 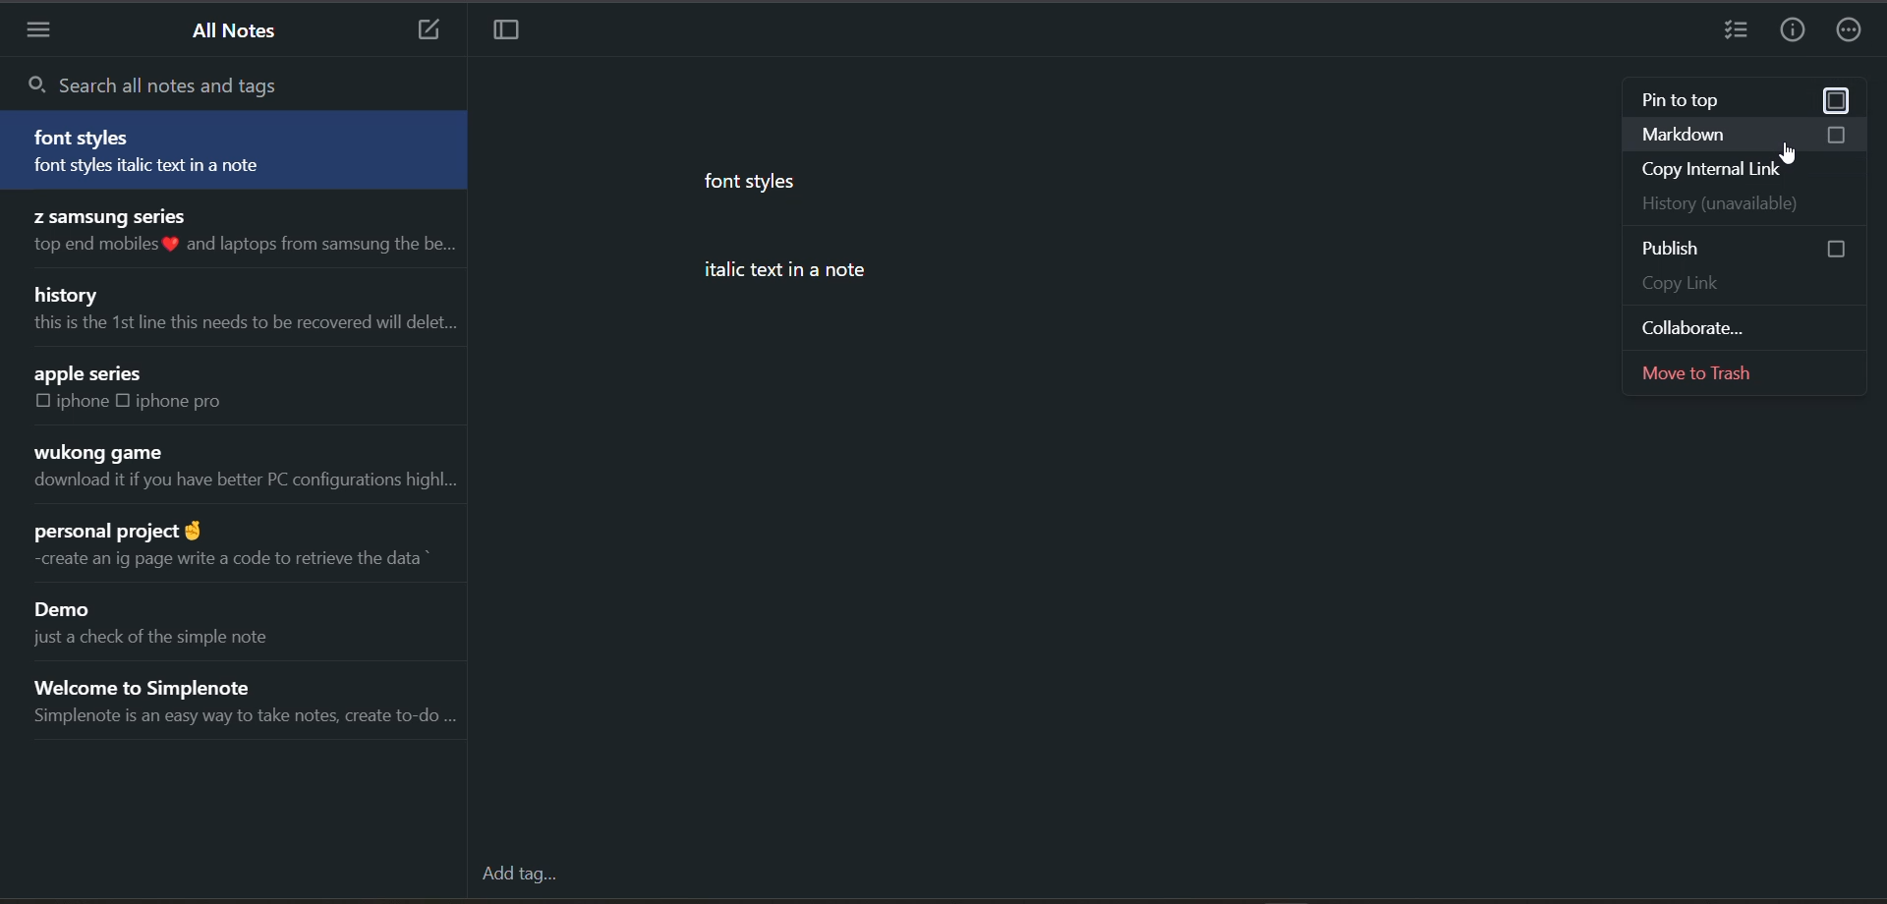 I want to click on note title and preview, so click(x=242, y=235).